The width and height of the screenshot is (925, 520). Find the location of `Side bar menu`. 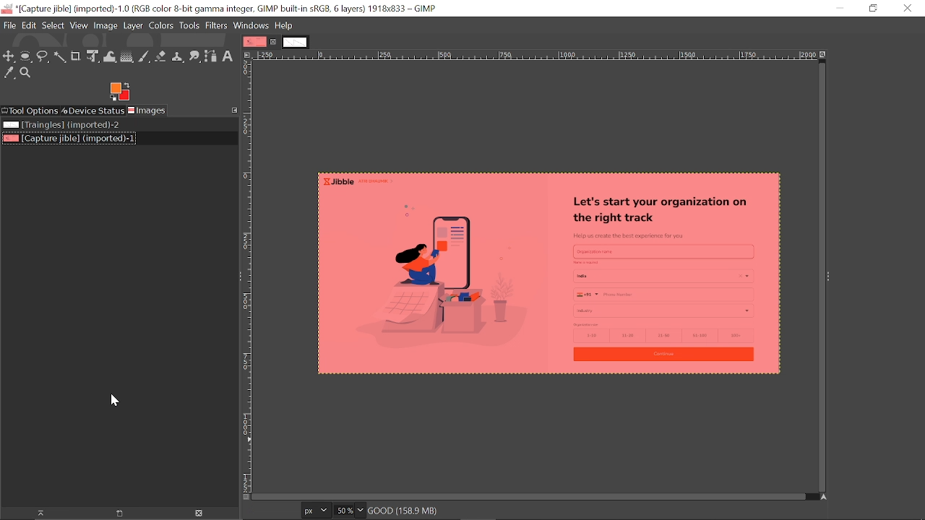

Side bar menu is located at coordinates (830, 277).